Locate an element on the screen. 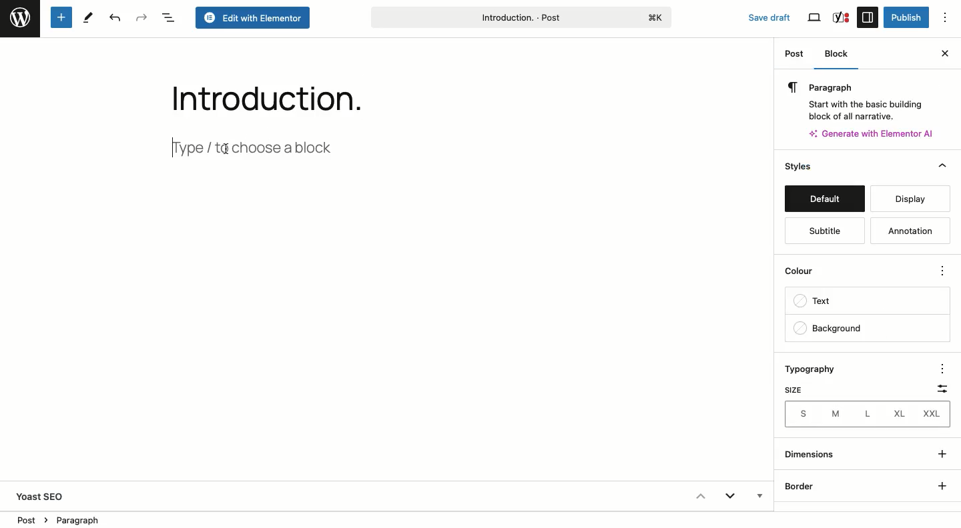 Image resolution: width=961 pixels, height=528 pixels. Publish is located at coordinates (905, 17).